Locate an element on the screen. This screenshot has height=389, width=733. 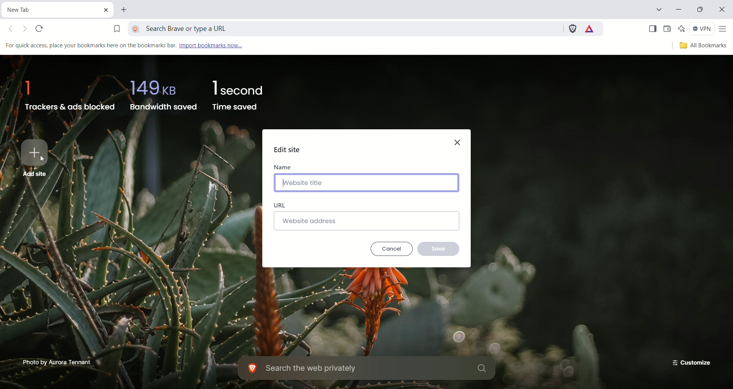
Click to go back,  hold to see history is located at coordinates (13, 30).